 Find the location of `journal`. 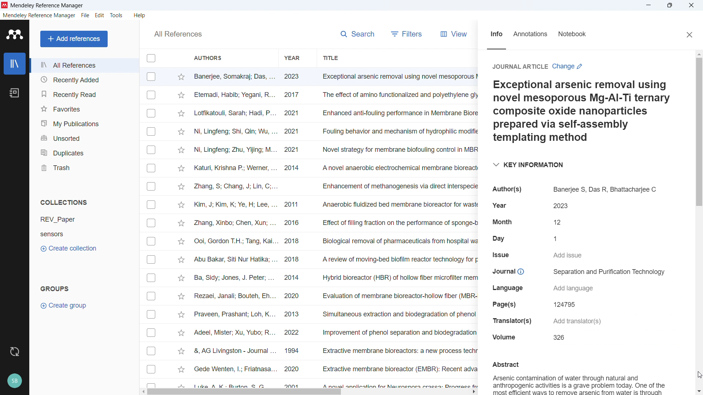

journal is located at coordinates (510, 271).